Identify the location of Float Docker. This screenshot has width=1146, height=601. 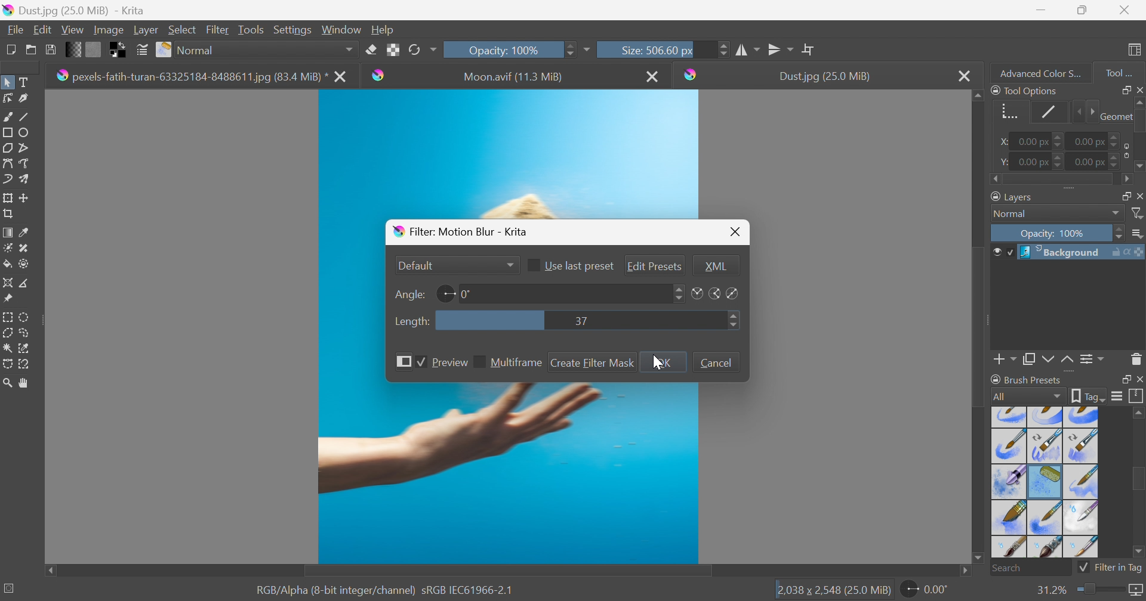
(1139, 196).